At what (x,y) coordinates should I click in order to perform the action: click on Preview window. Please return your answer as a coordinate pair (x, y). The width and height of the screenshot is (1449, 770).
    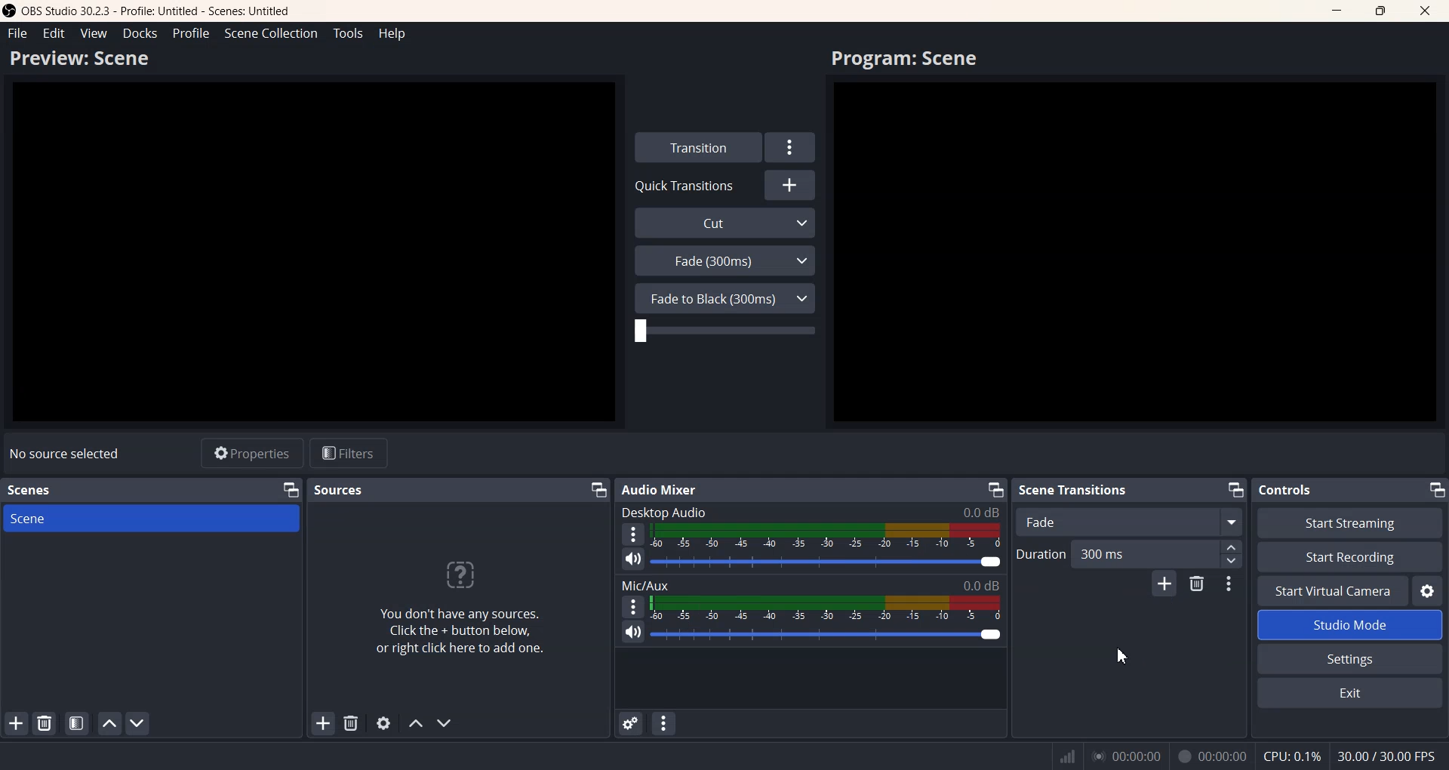
    Looking at the image, I should click on (310, 248).